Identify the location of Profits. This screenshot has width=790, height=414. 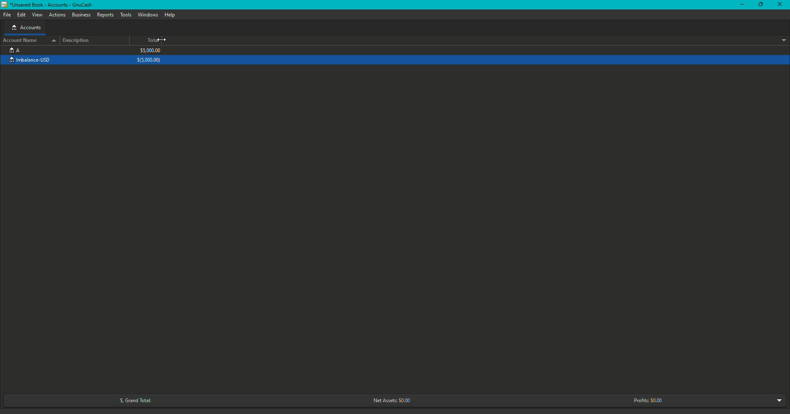
(648, 400).